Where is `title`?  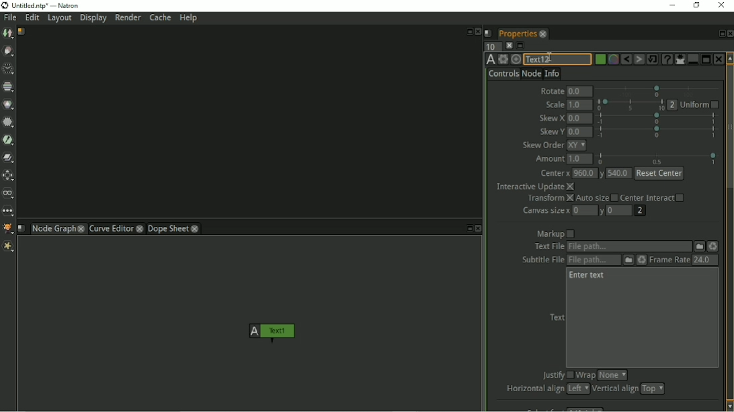 title is located at coordinates (53, 5).